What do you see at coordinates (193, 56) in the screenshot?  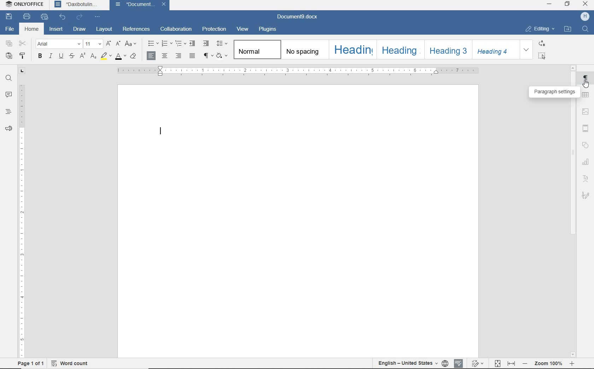 I see `justified` at bounding box center [193, 56].